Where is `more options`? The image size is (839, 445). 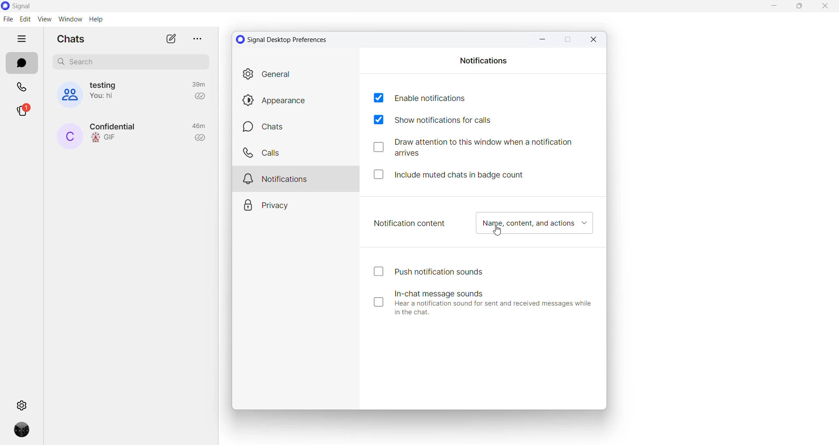
more options is located at coordinates (195, 38).